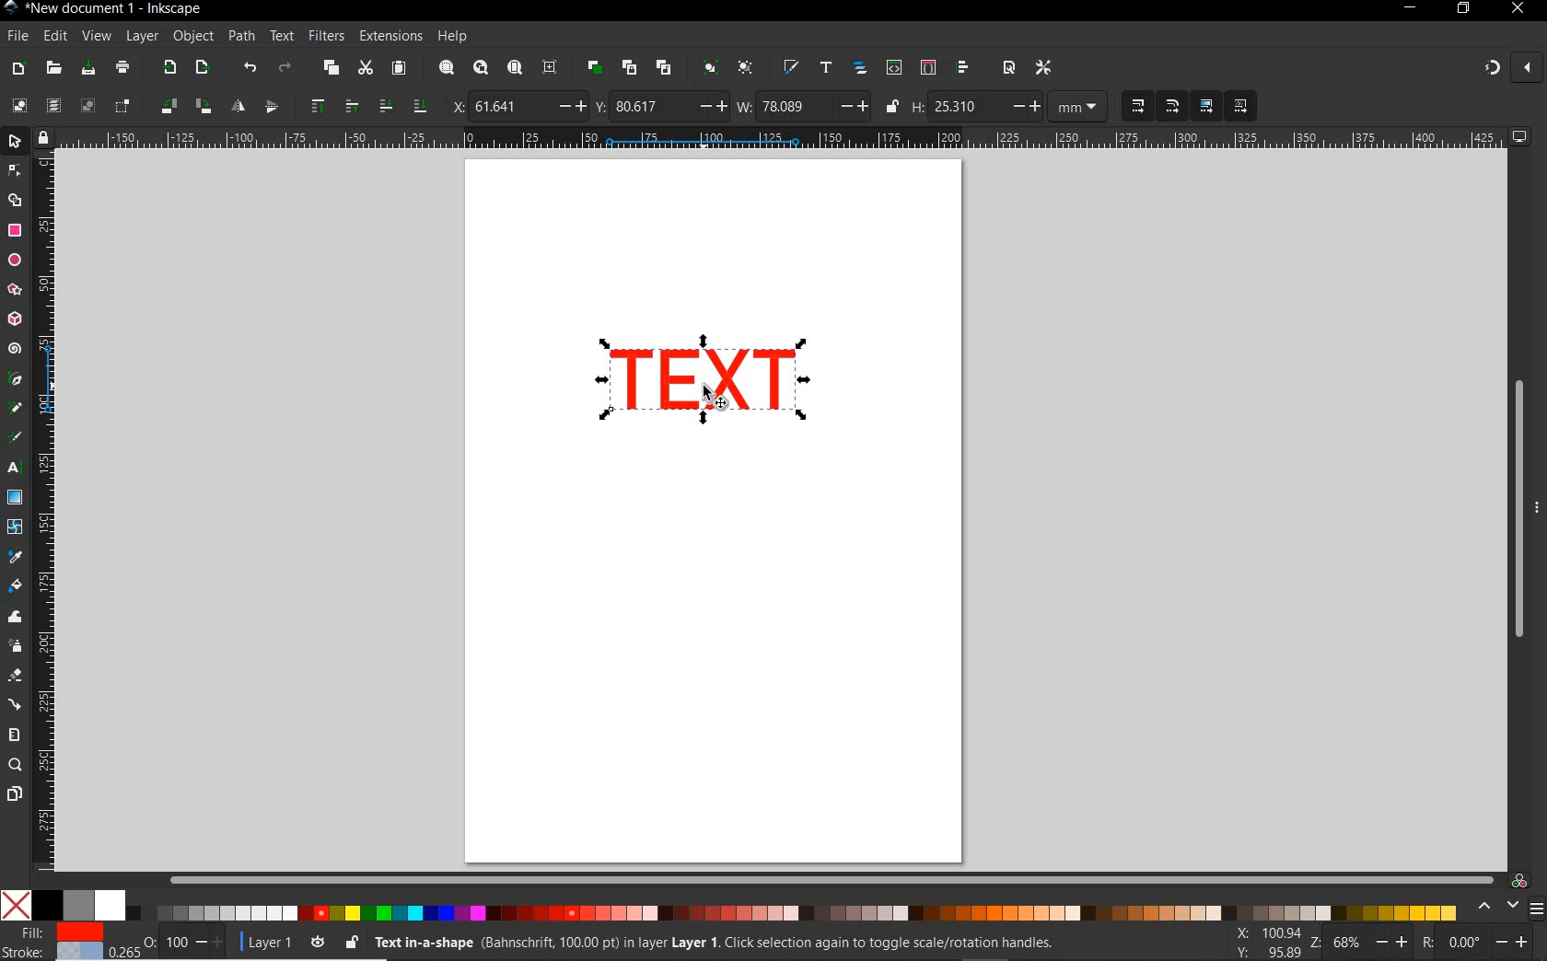 This screenshot has height=961, width=1547. Describe the element at coordinates (19, 106) in the screenshot. I see `select all` at that location.